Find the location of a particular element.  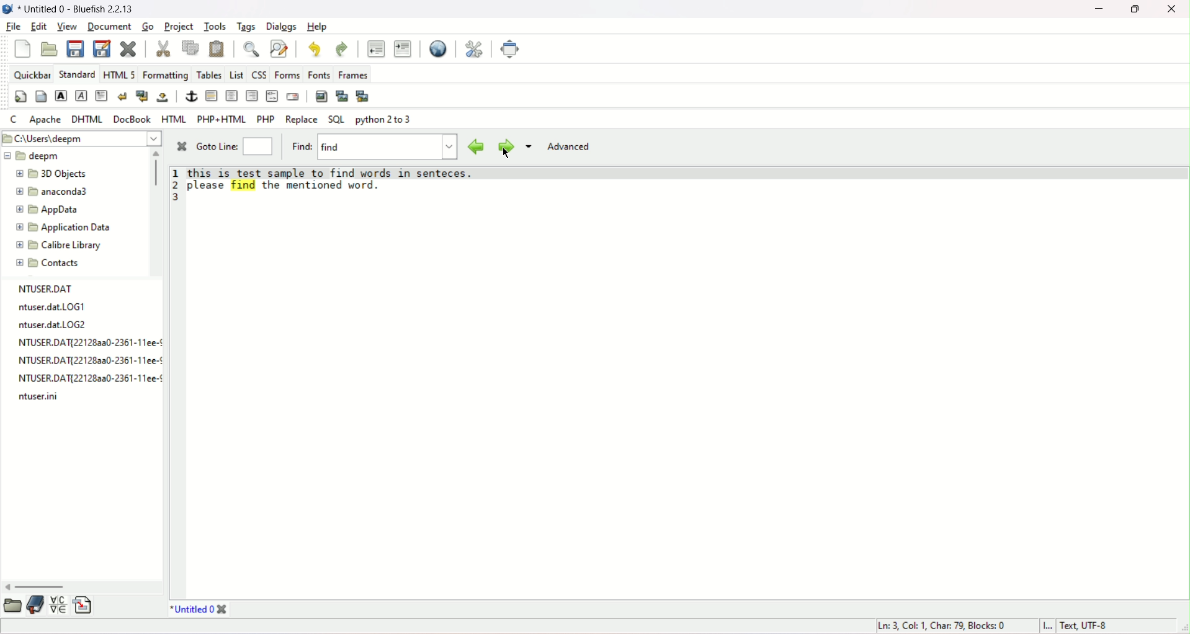

tools is located at coordinates (215, 27).